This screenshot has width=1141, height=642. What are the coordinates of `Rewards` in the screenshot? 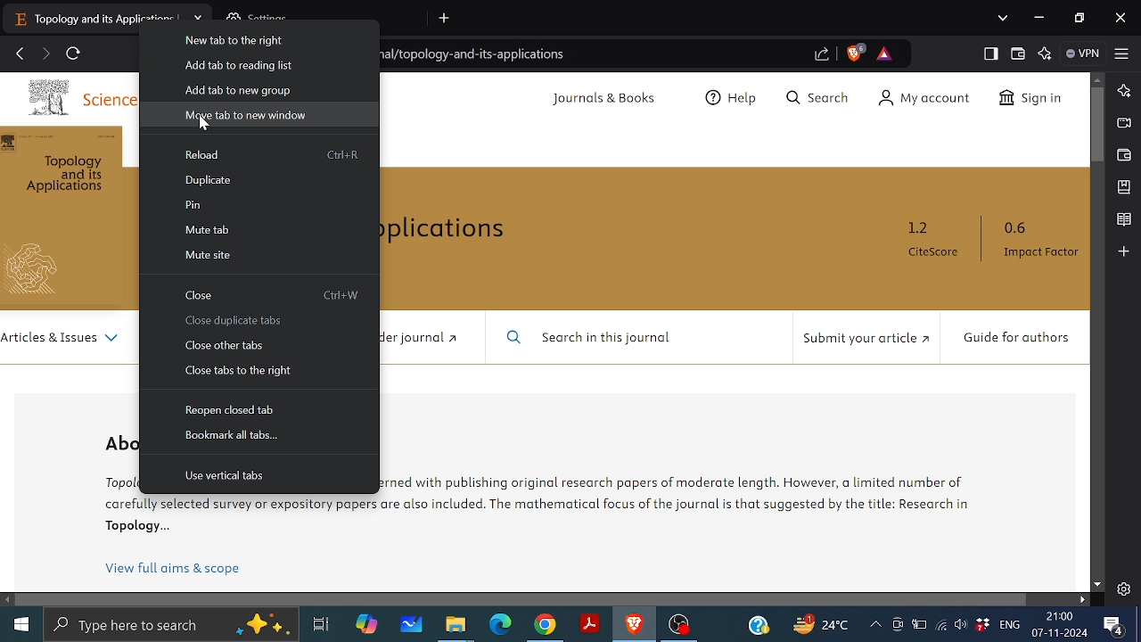 It's located at (885, 54).